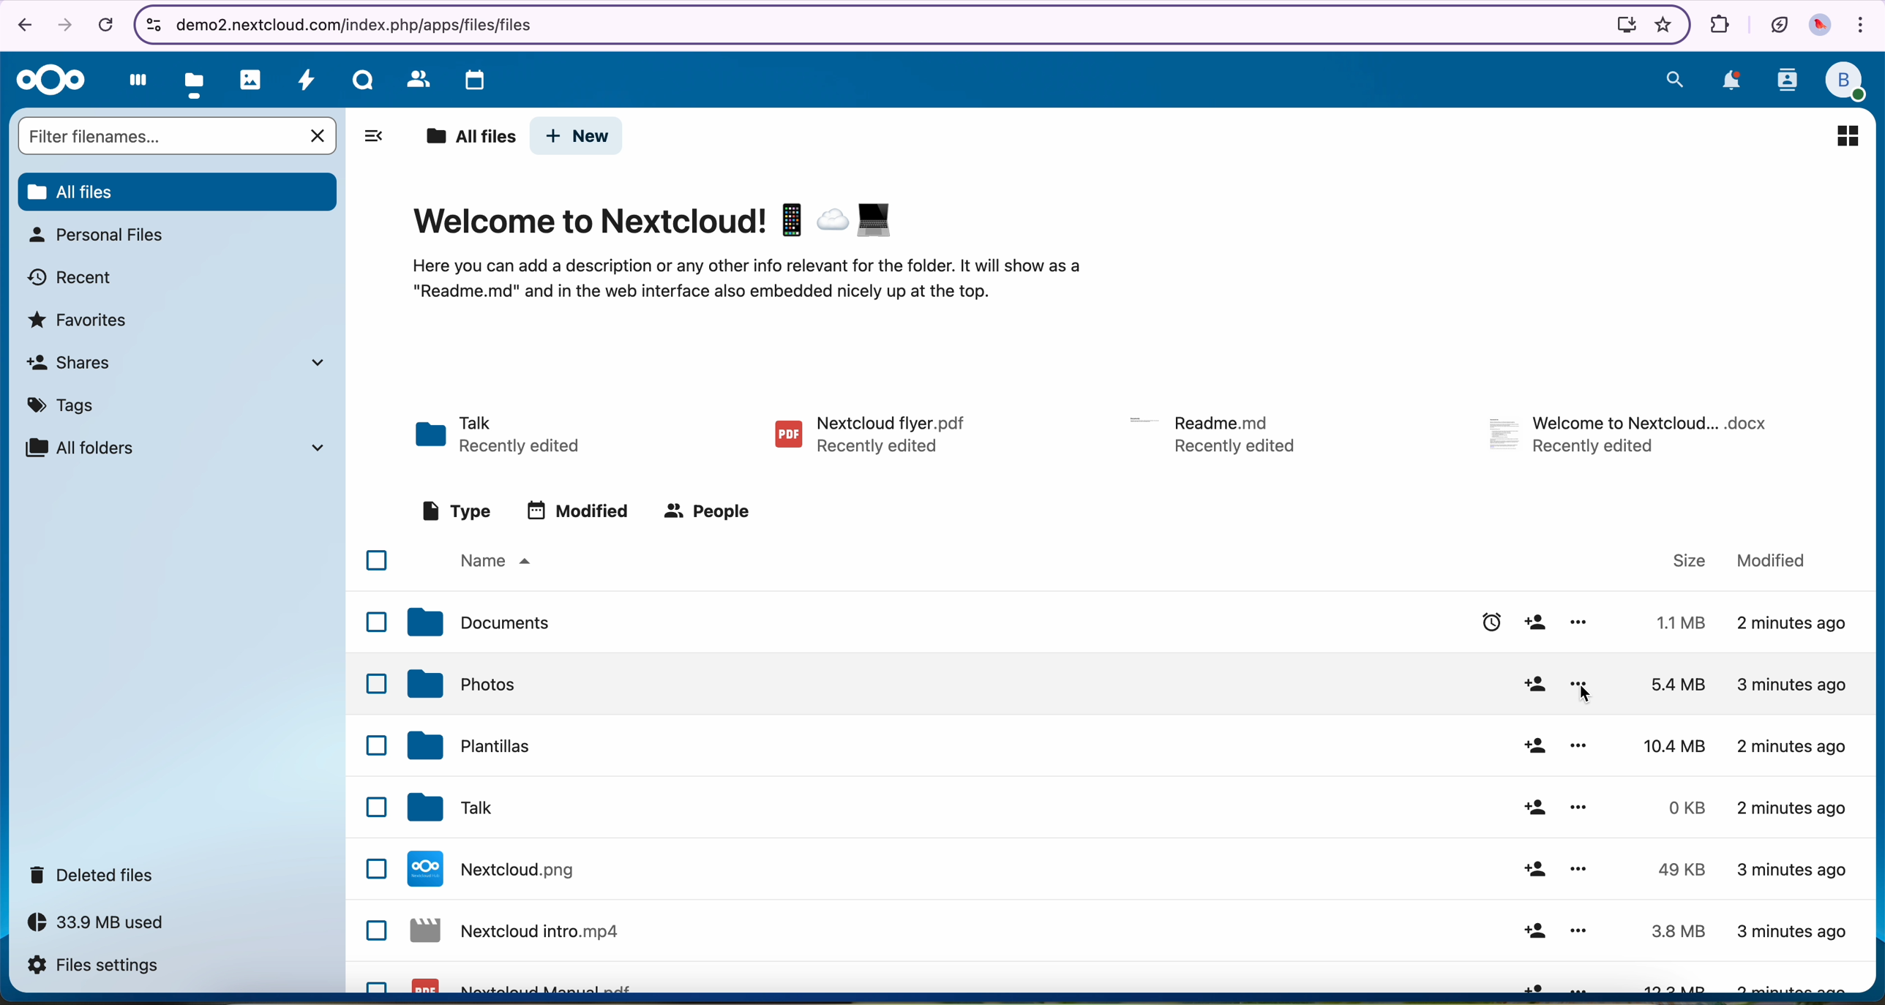  I want to click on share, so click(1530, 685).